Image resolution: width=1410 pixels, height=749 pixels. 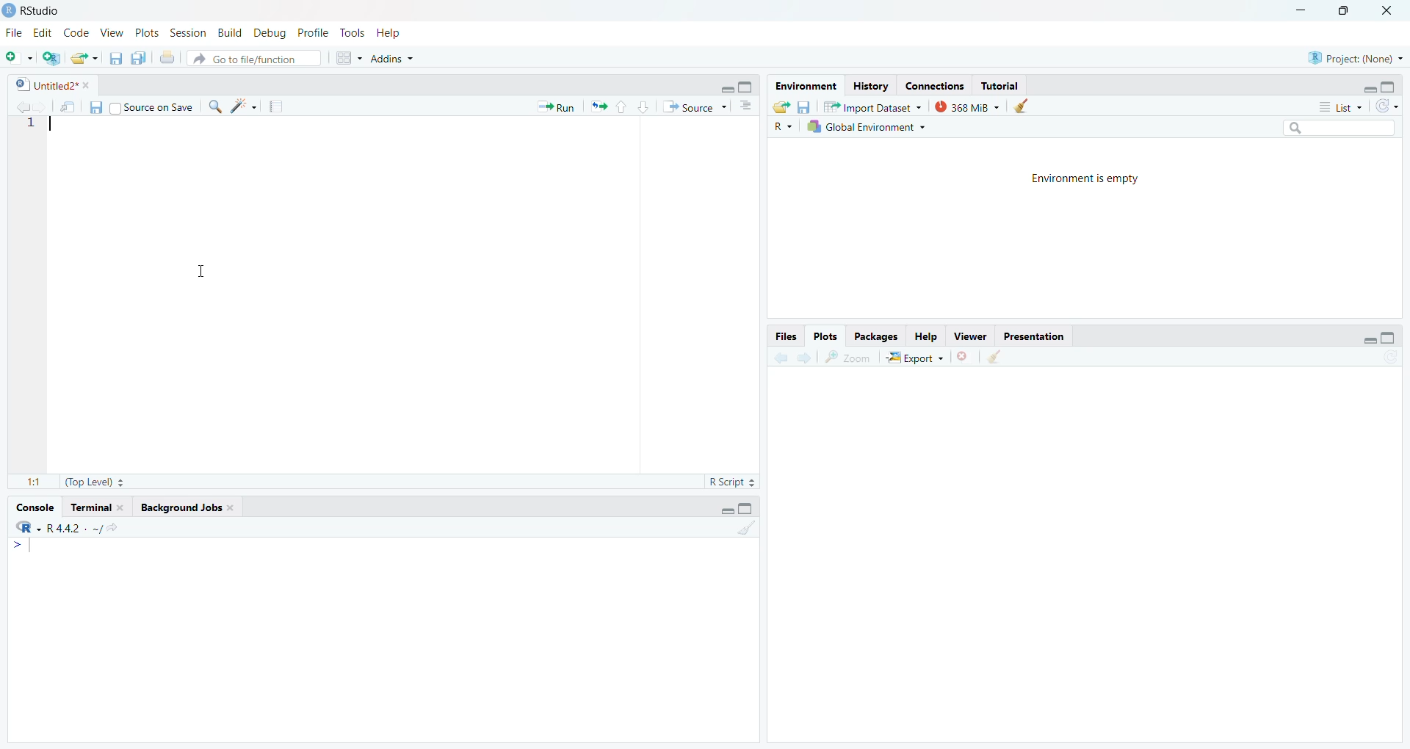 What do you see at coordinates (185, 33) in the screenshot?
I see `s Session` at bounding box center [185, 33].